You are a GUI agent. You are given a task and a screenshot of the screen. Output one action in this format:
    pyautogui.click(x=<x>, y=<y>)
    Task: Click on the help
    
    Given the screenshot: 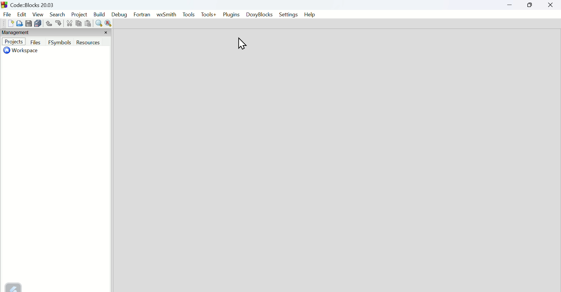 What is the action you would take?
    pyautogui.click(x=310, y=14)
    